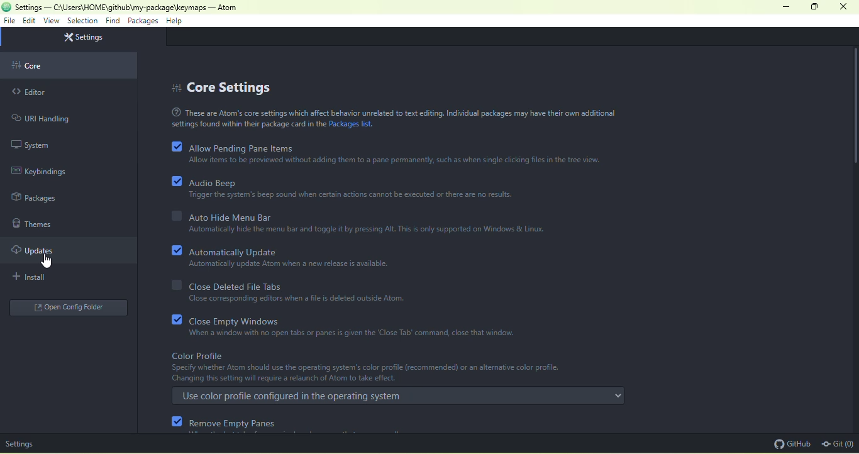 Image resolution: width=859 pixels, height=454 pixels. What do you see at coordinates (380, 231) in the screenshot?
I see `text on auto hide menu bar` at bounding box center [380, 231].